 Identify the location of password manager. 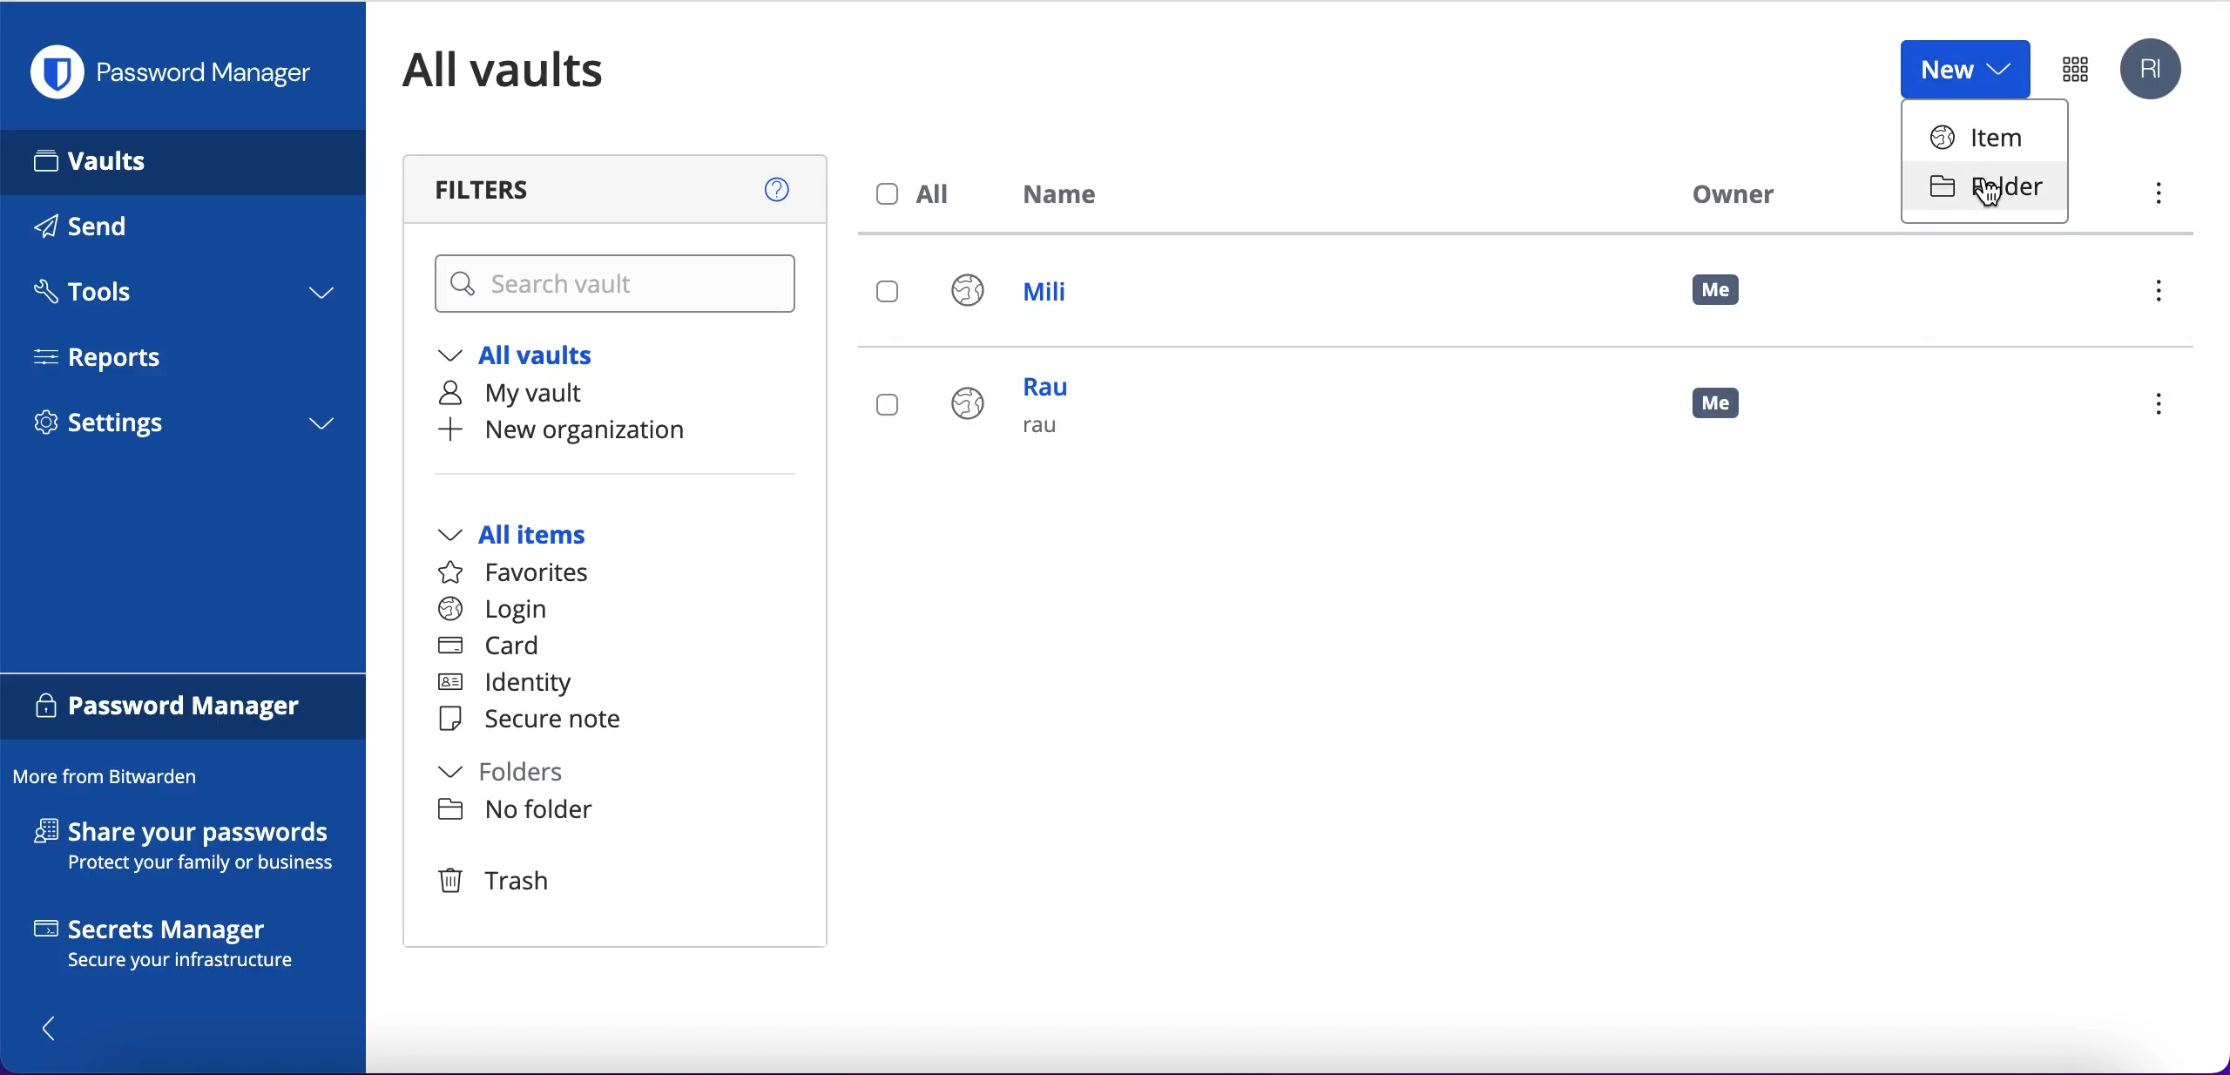
(184, 709).